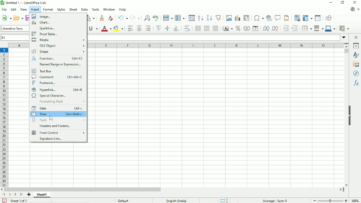 This screenshot has width=361, height=203. I want to click on Styles, so click(61, 9).